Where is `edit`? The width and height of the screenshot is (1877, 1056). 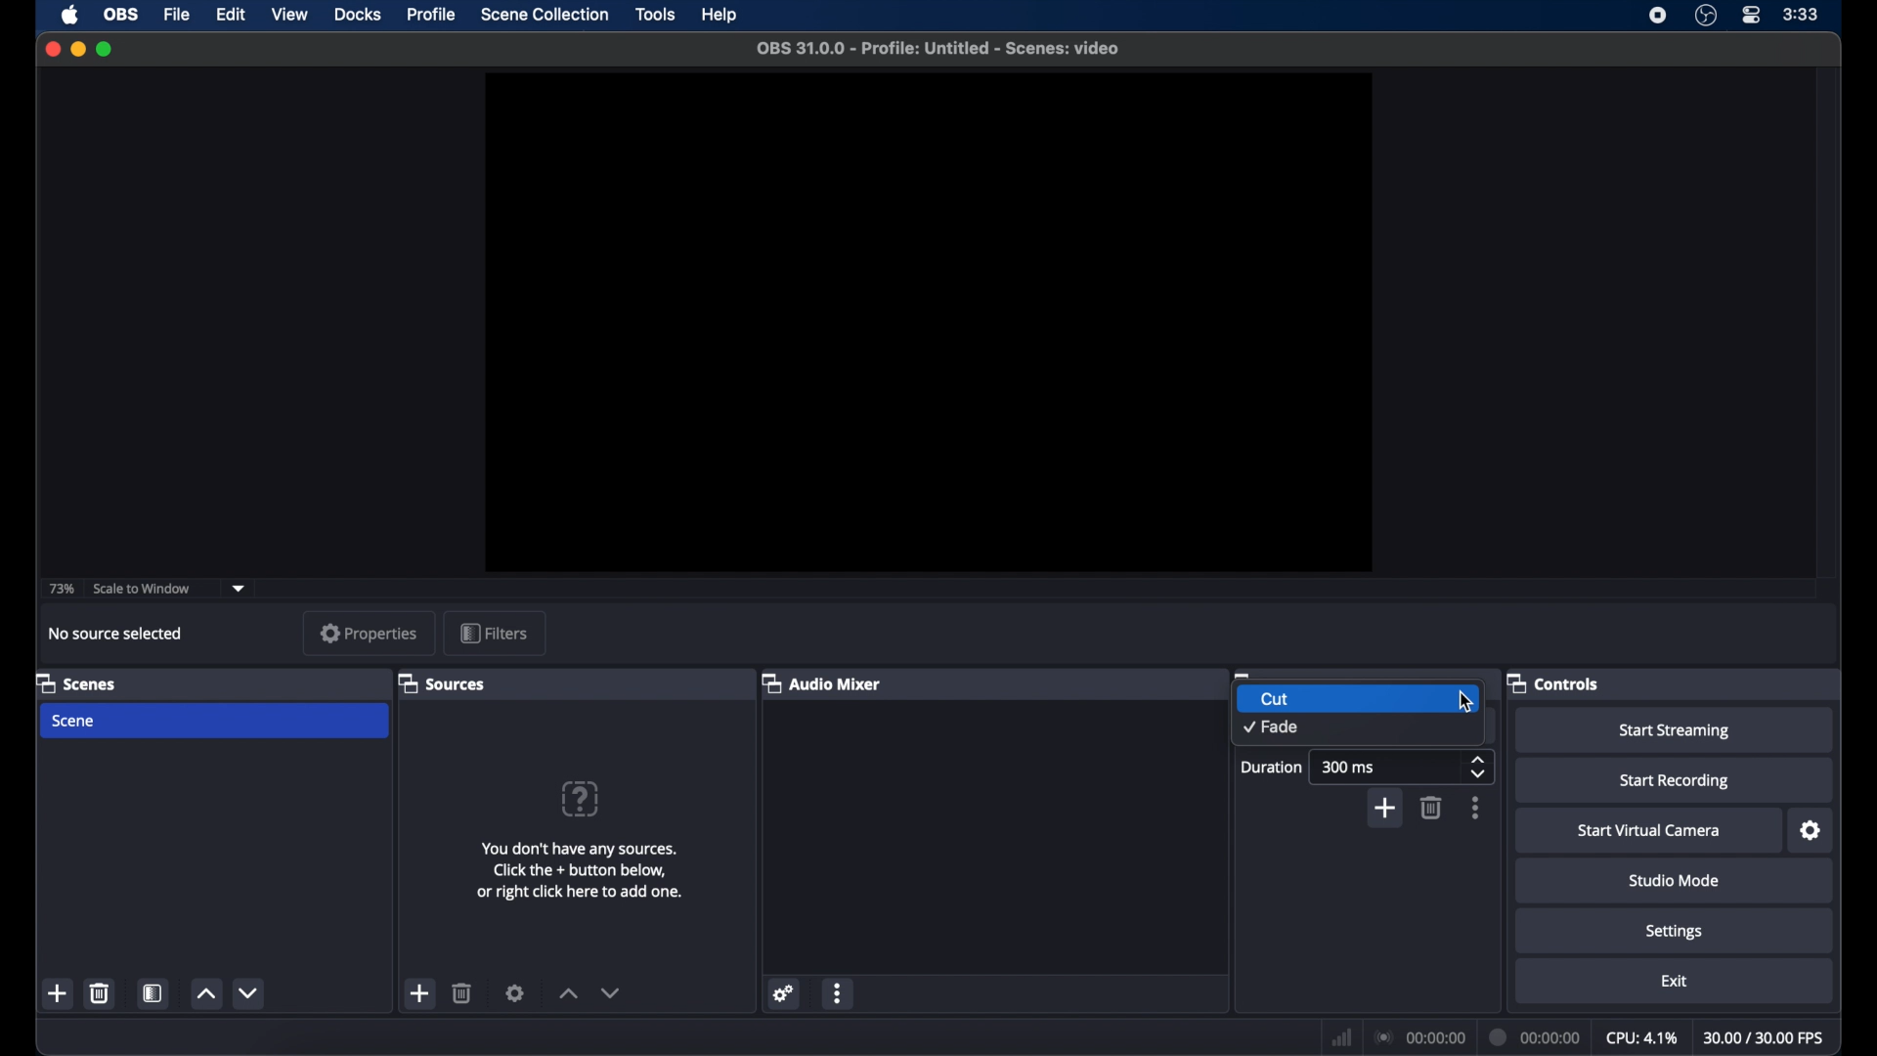
edit is located at coordinates (233, 14).